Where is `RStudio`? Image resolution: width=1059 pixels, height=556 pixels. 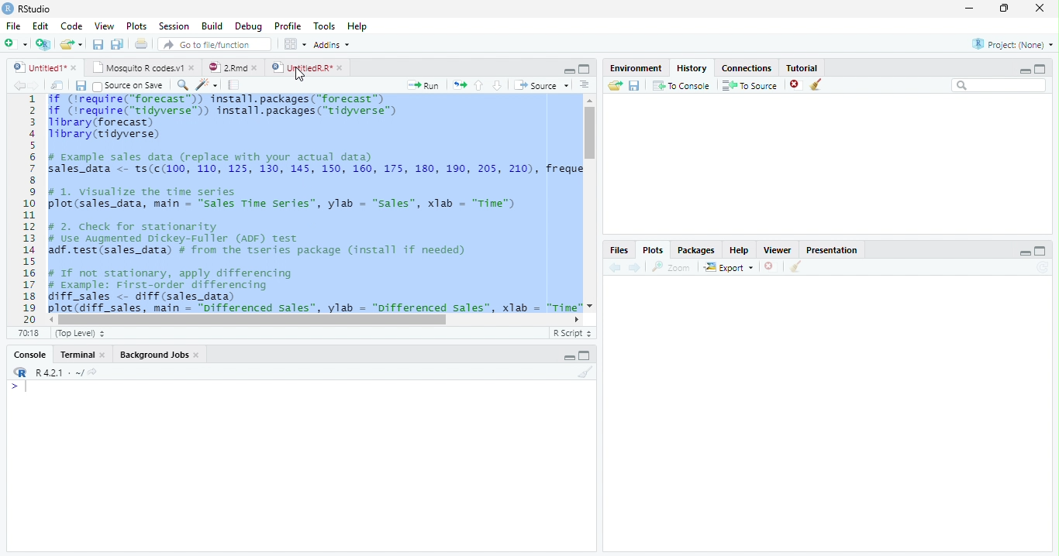
RStudio is located at coordinates (30, 9).